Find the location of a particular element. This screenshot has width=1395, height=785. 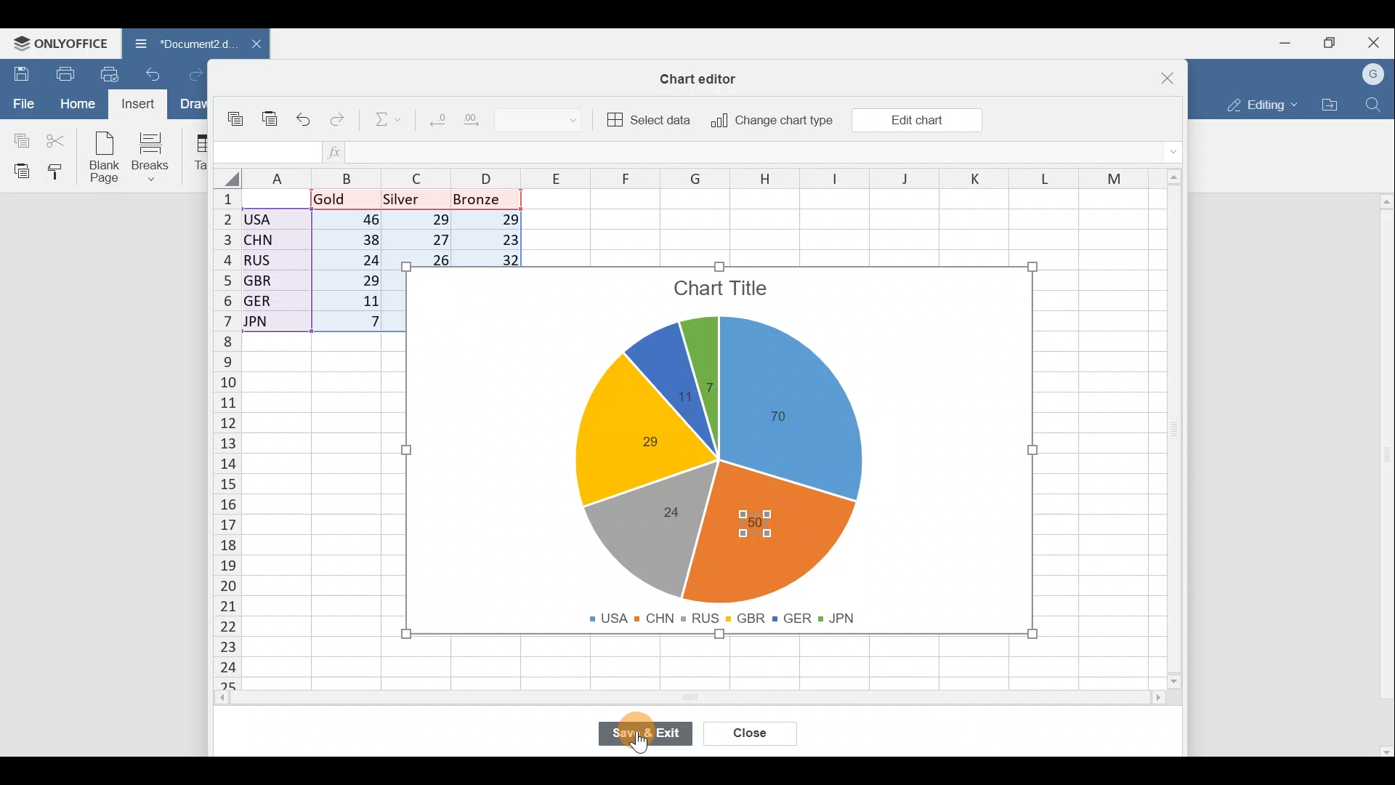

Undo is located at coordinates (157, 78).